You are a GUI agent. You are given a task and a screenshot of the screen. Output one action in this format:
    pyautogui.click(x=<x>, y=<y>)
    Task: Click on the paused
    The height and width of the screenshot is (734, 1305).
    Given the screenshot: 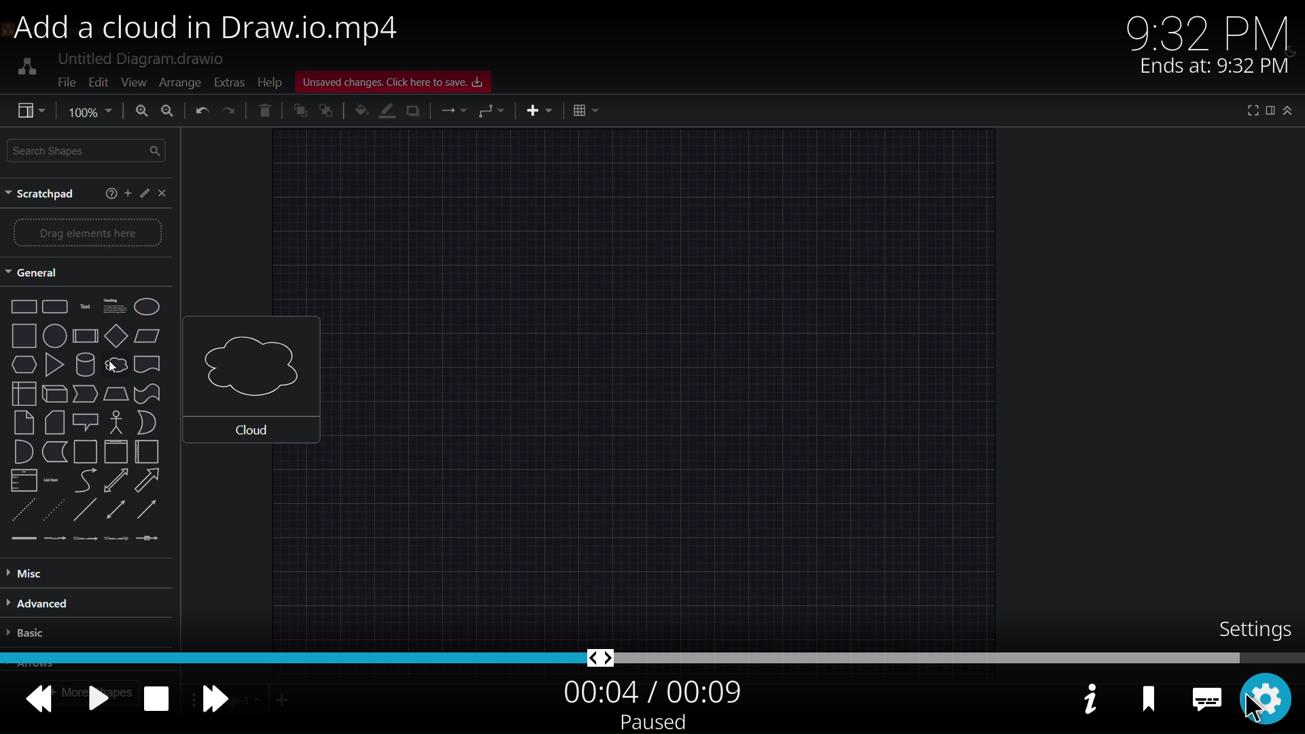 What is the action you would take?
    pyautogui.click(x=655, y=722)
    